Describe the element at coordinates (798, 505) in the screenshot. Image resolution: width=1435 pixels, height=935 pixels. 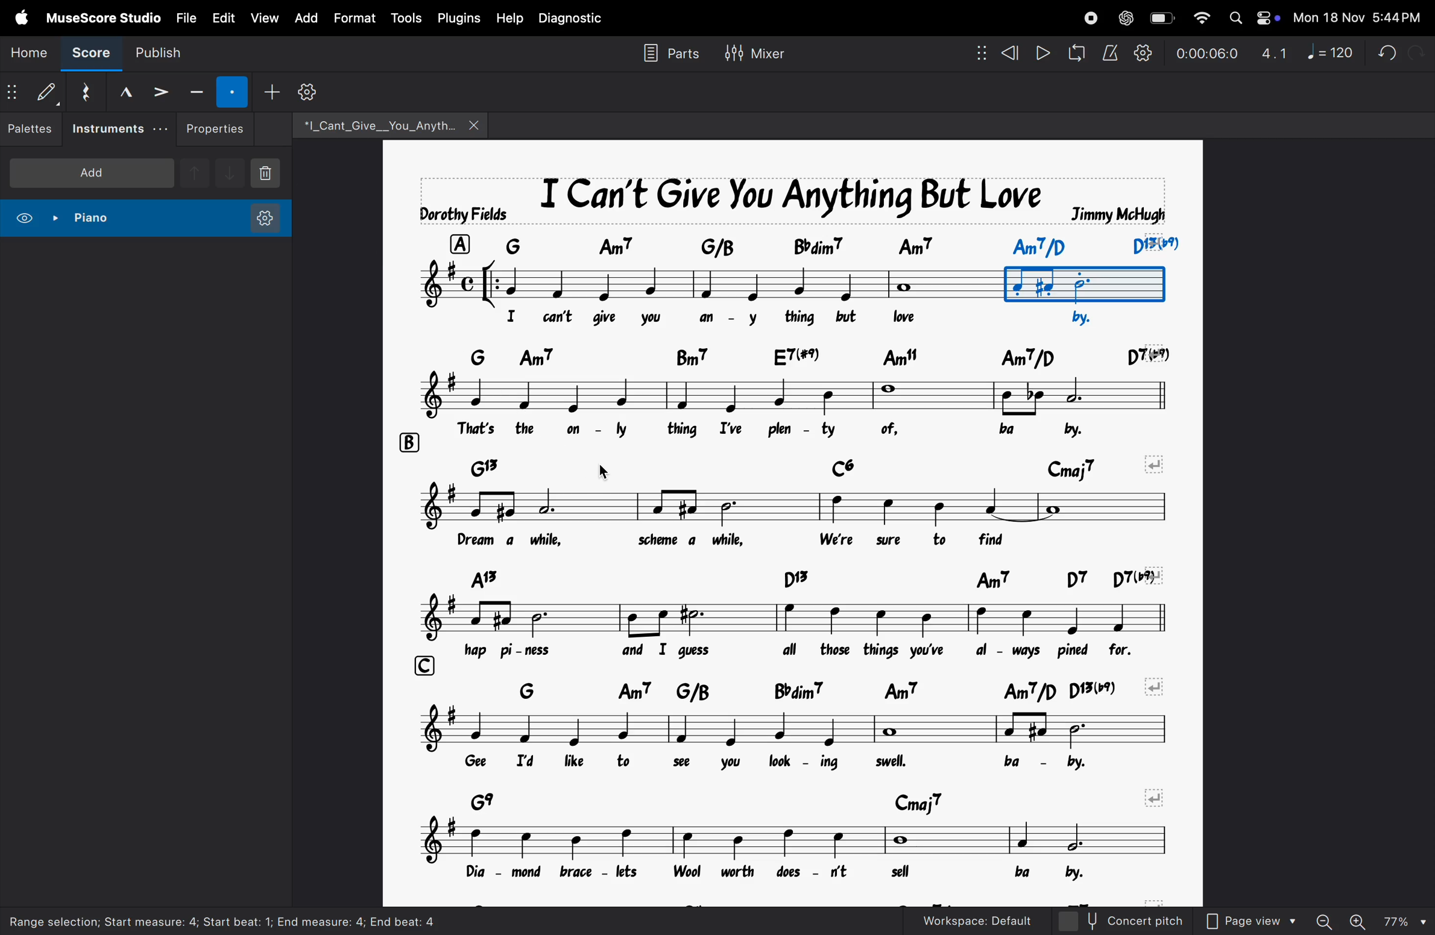
I see `notes` at that location.